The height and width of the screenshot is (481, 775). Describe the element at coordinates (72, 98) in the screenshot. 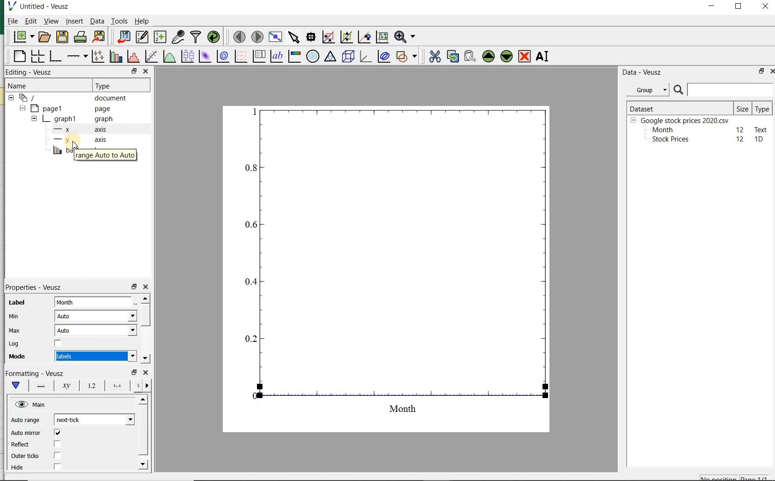

I see `document` at that location.